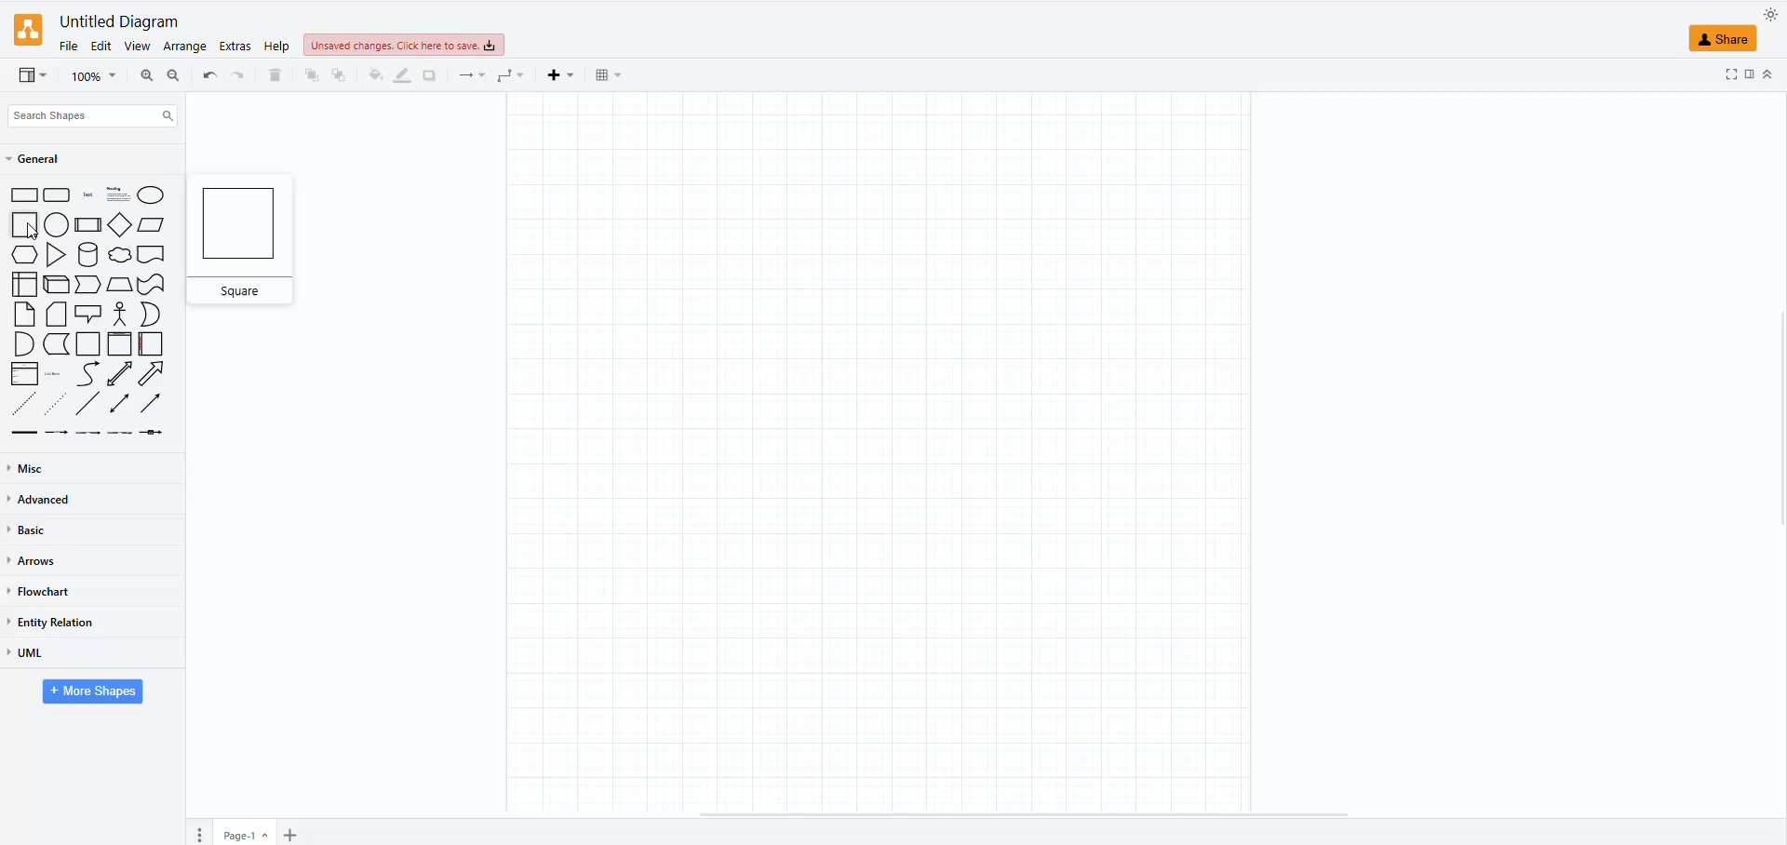  I want to click on triangle, so click(58, 257).